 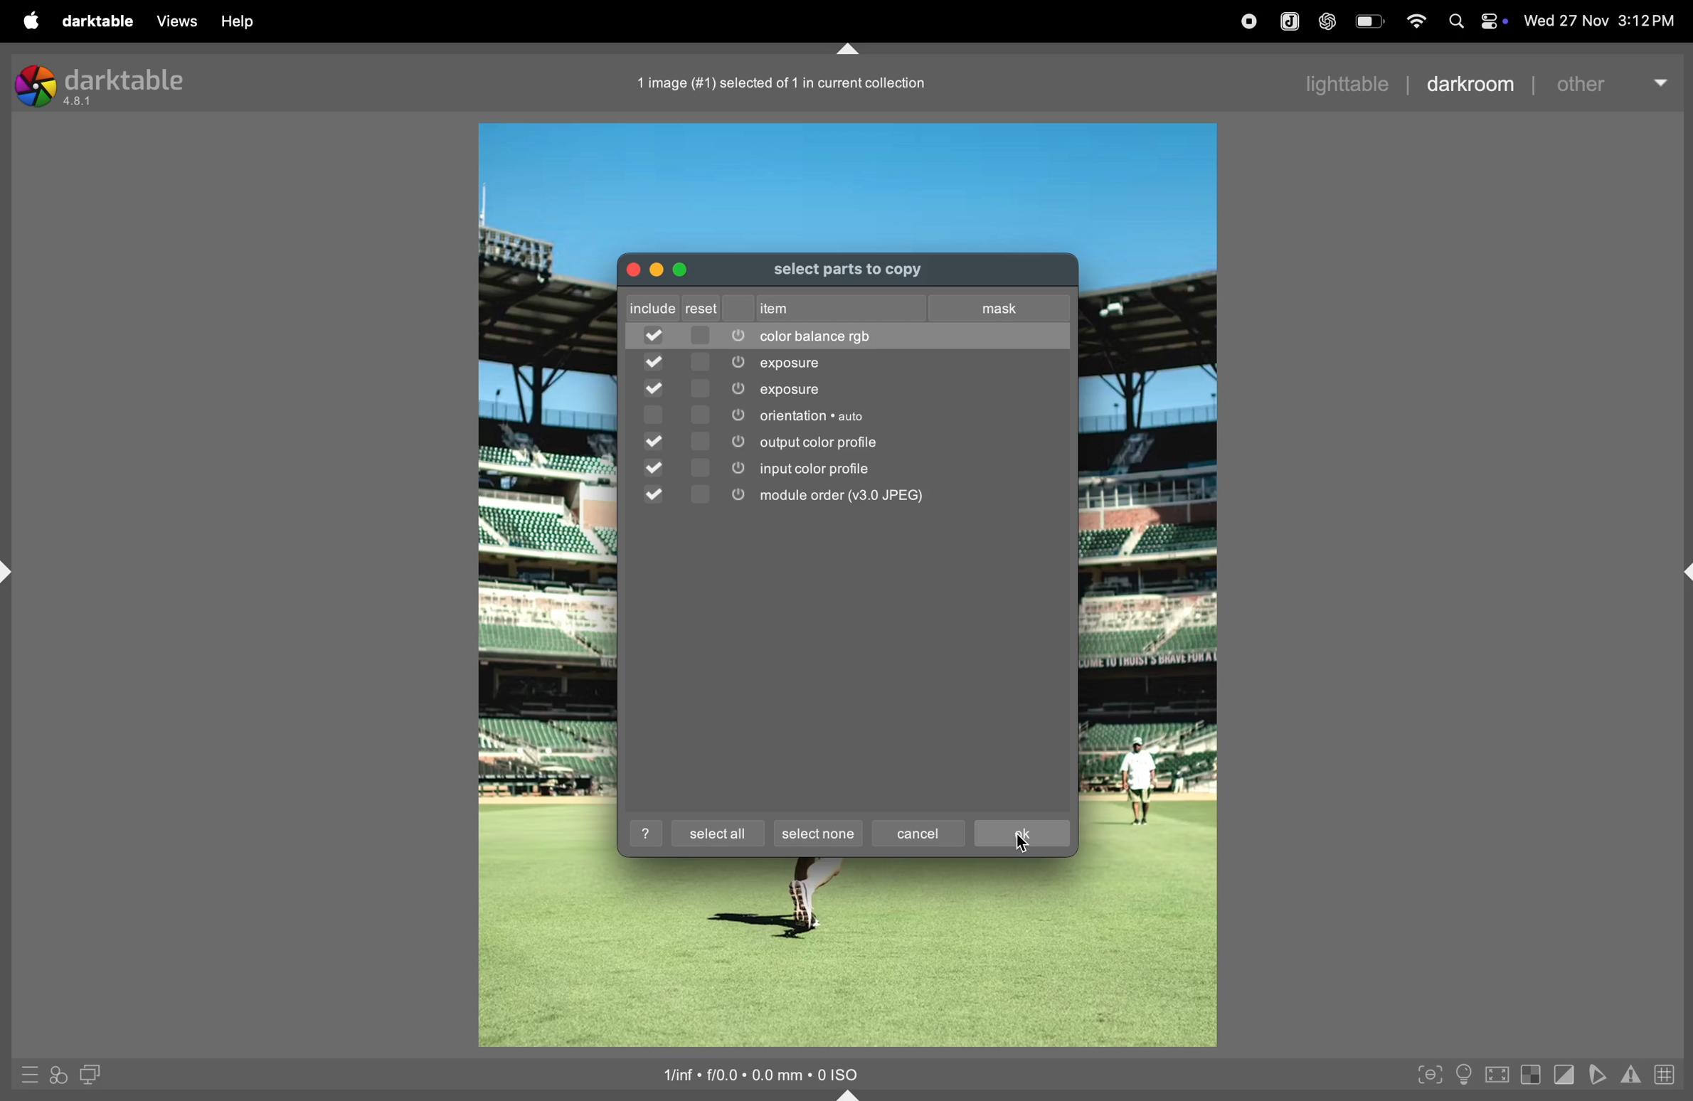 I want to click on module order, so click(x=876, y=498).